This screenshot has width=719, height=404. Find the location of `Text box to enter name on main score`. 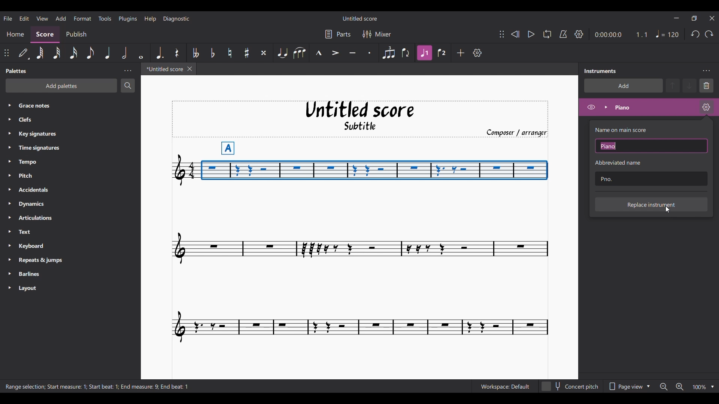

Text box to enter name on main score is located at coordinates (651, 146).